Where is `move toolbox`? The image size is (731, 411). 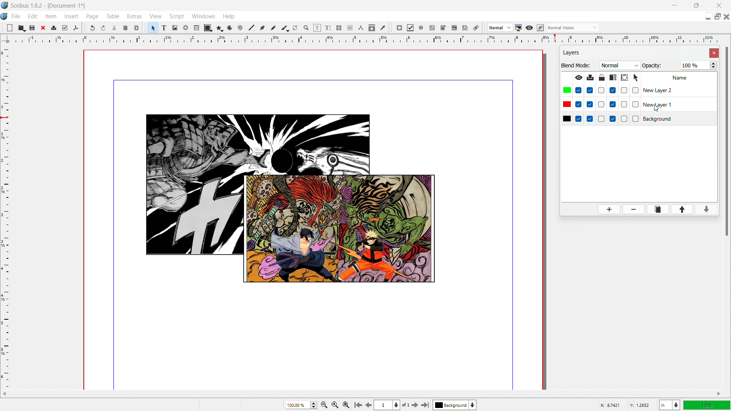
move toolbox is located at coordinates (85, 27).